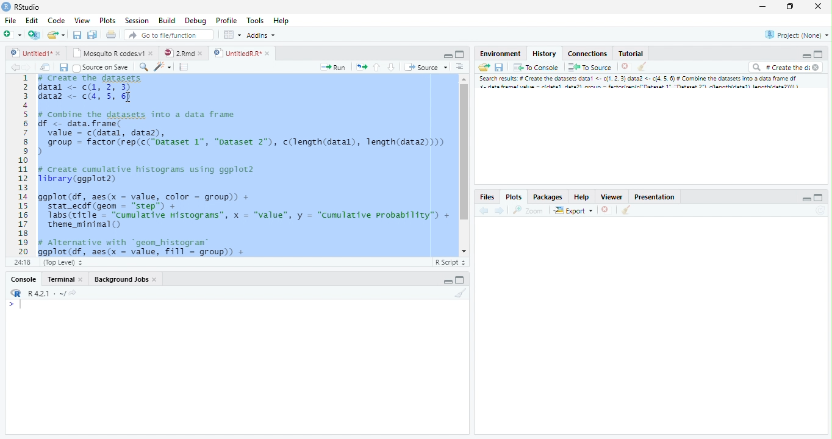  I want to click on Minimize, so click(806, 56).